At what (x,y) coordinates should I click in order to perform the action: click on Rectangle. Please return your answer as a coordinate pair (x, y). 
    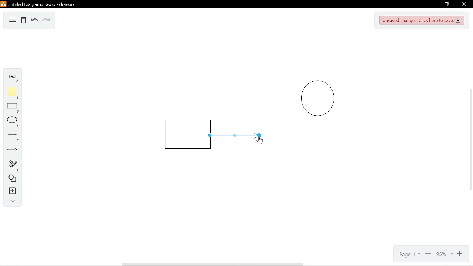
    Looking at the image, I should click on (177, 134).